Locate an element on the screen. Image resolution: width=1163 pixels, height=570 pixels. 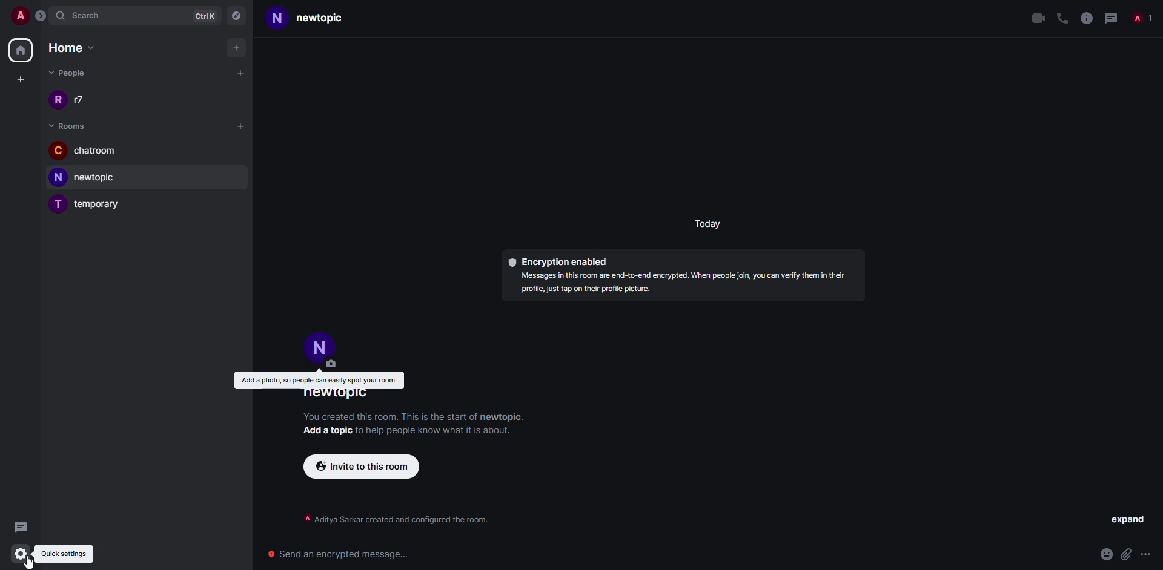
info is located at coordinates (411, 416).